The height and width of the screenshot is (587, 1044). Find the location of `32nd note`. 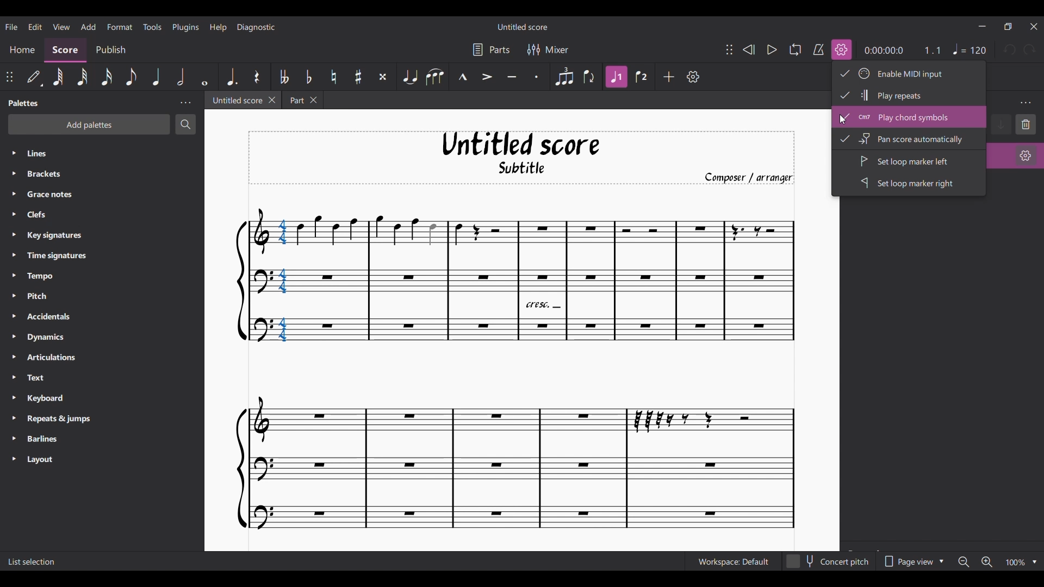

32nd note is located at coordinates (82, 77).